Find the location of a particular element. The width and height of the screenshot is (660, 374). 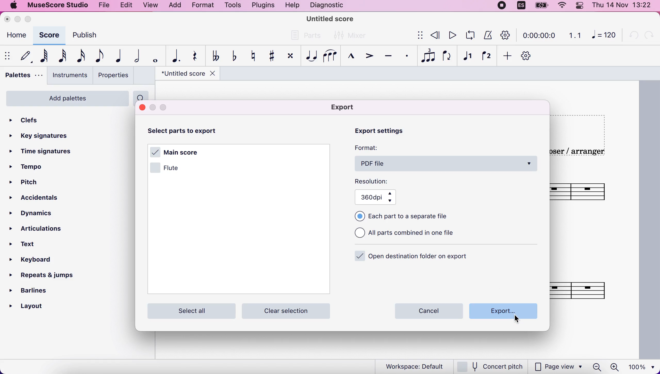

score is located at coordinates (49, 36).